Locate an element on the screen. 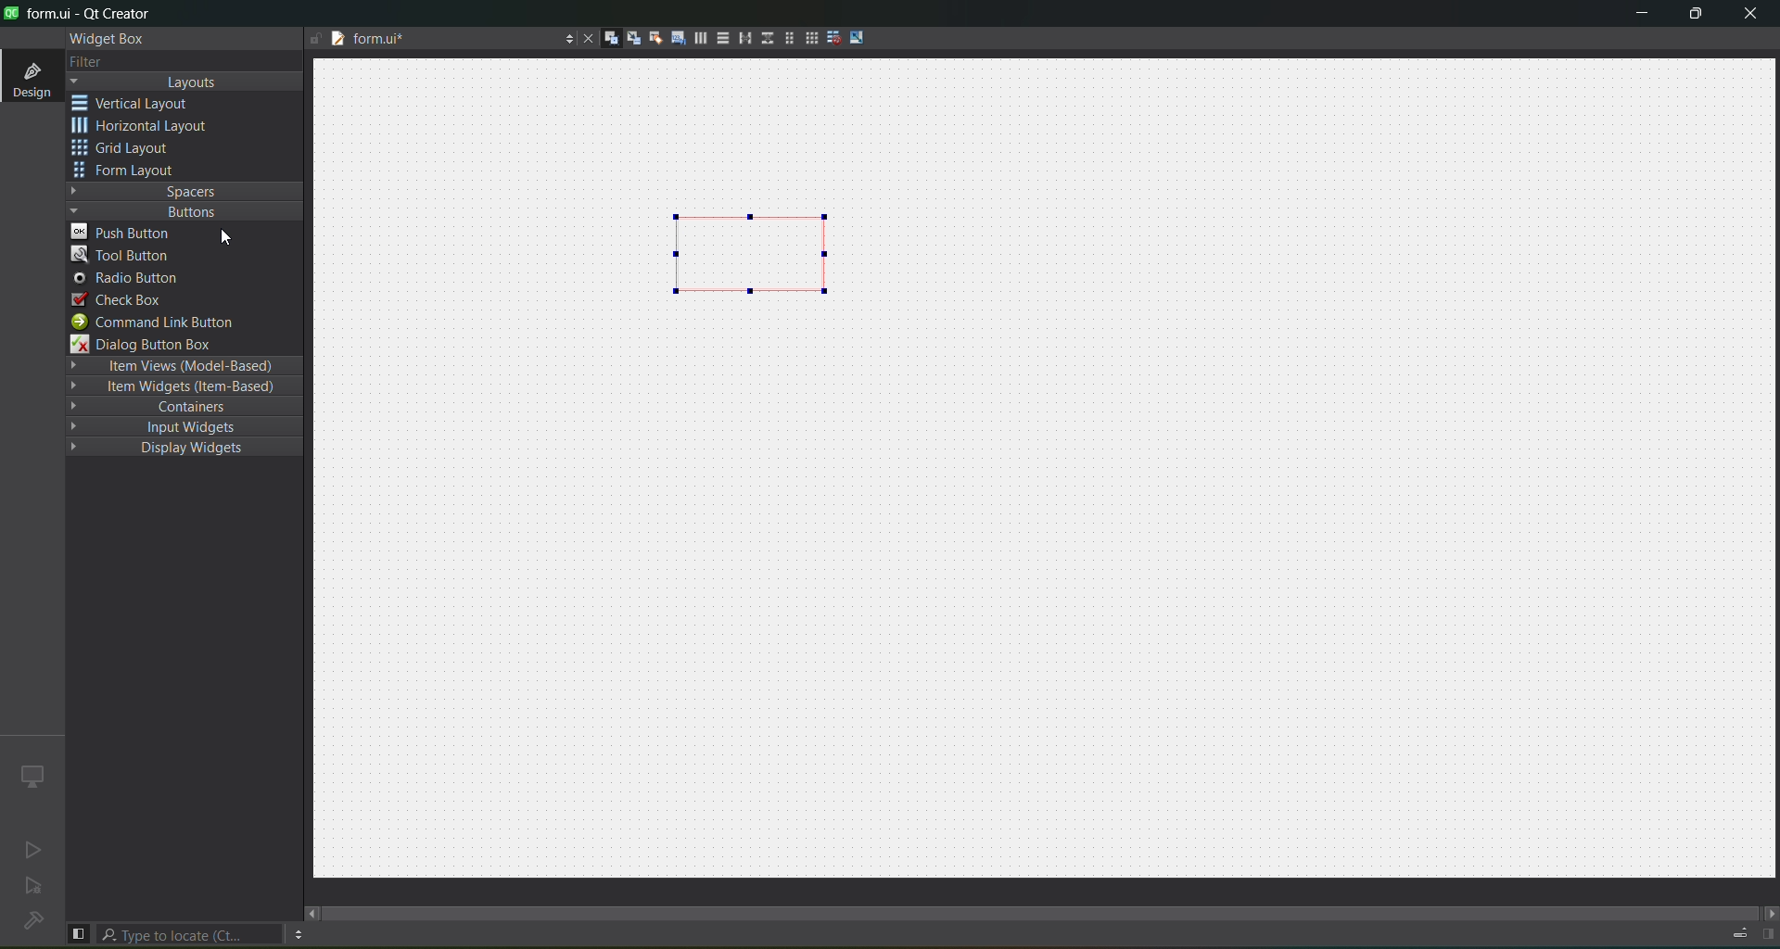 The height and width of the screenshot is (949, 1780). edit widgets is located at coordinates (611, 39).